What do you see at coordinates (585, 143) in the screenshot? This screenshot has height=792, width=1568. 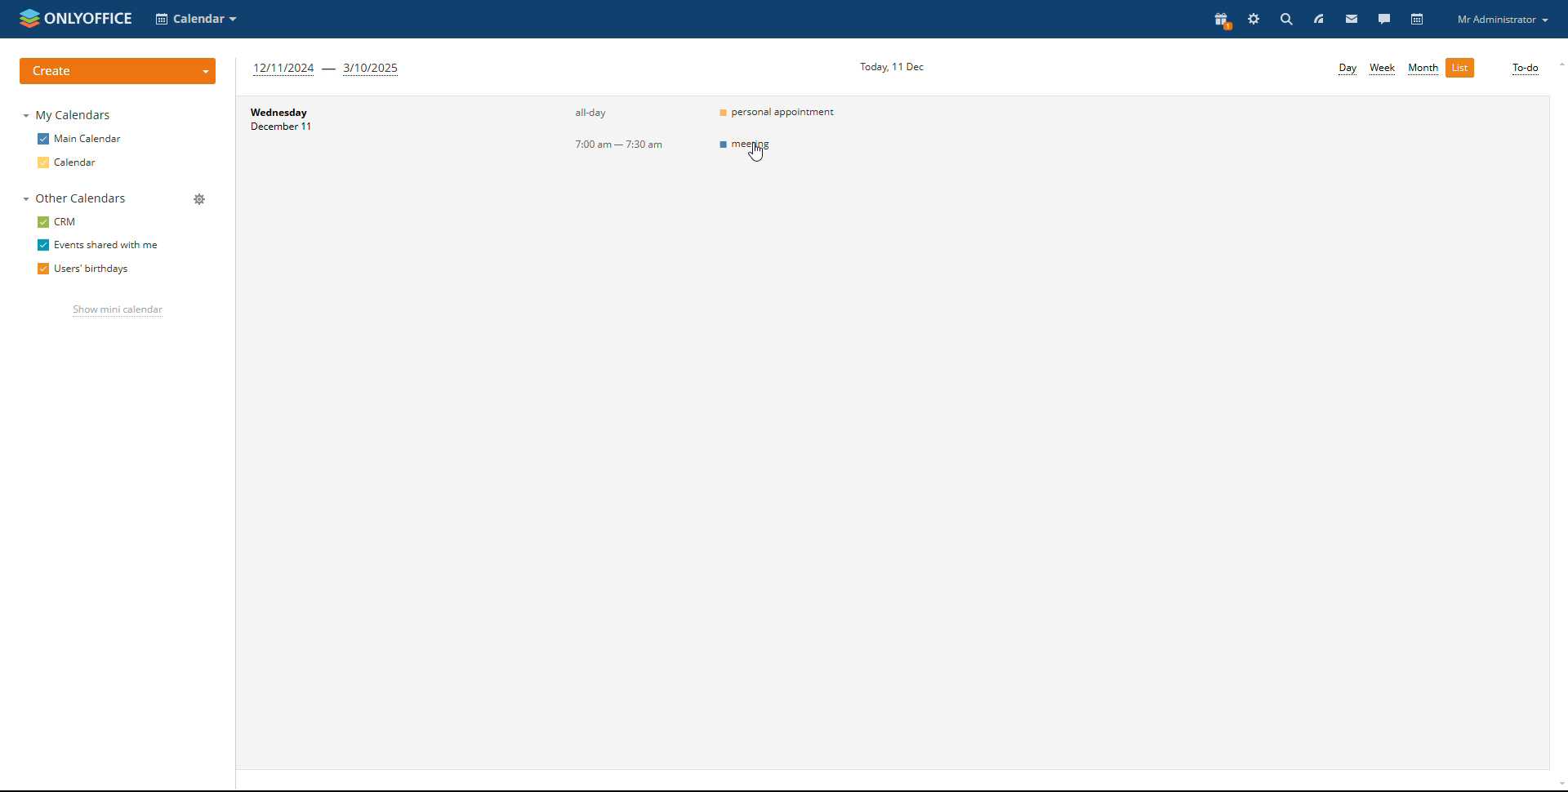 I see `event timing` at bounding box center [585, 143].